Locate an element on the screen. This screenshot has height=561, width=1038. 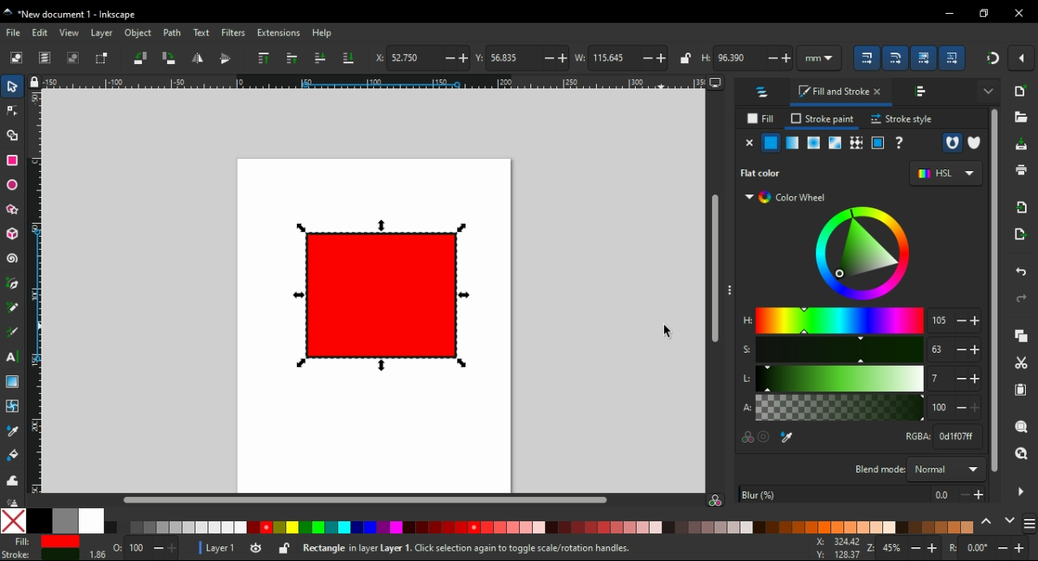
paste is located at coordinates (1021, 390).